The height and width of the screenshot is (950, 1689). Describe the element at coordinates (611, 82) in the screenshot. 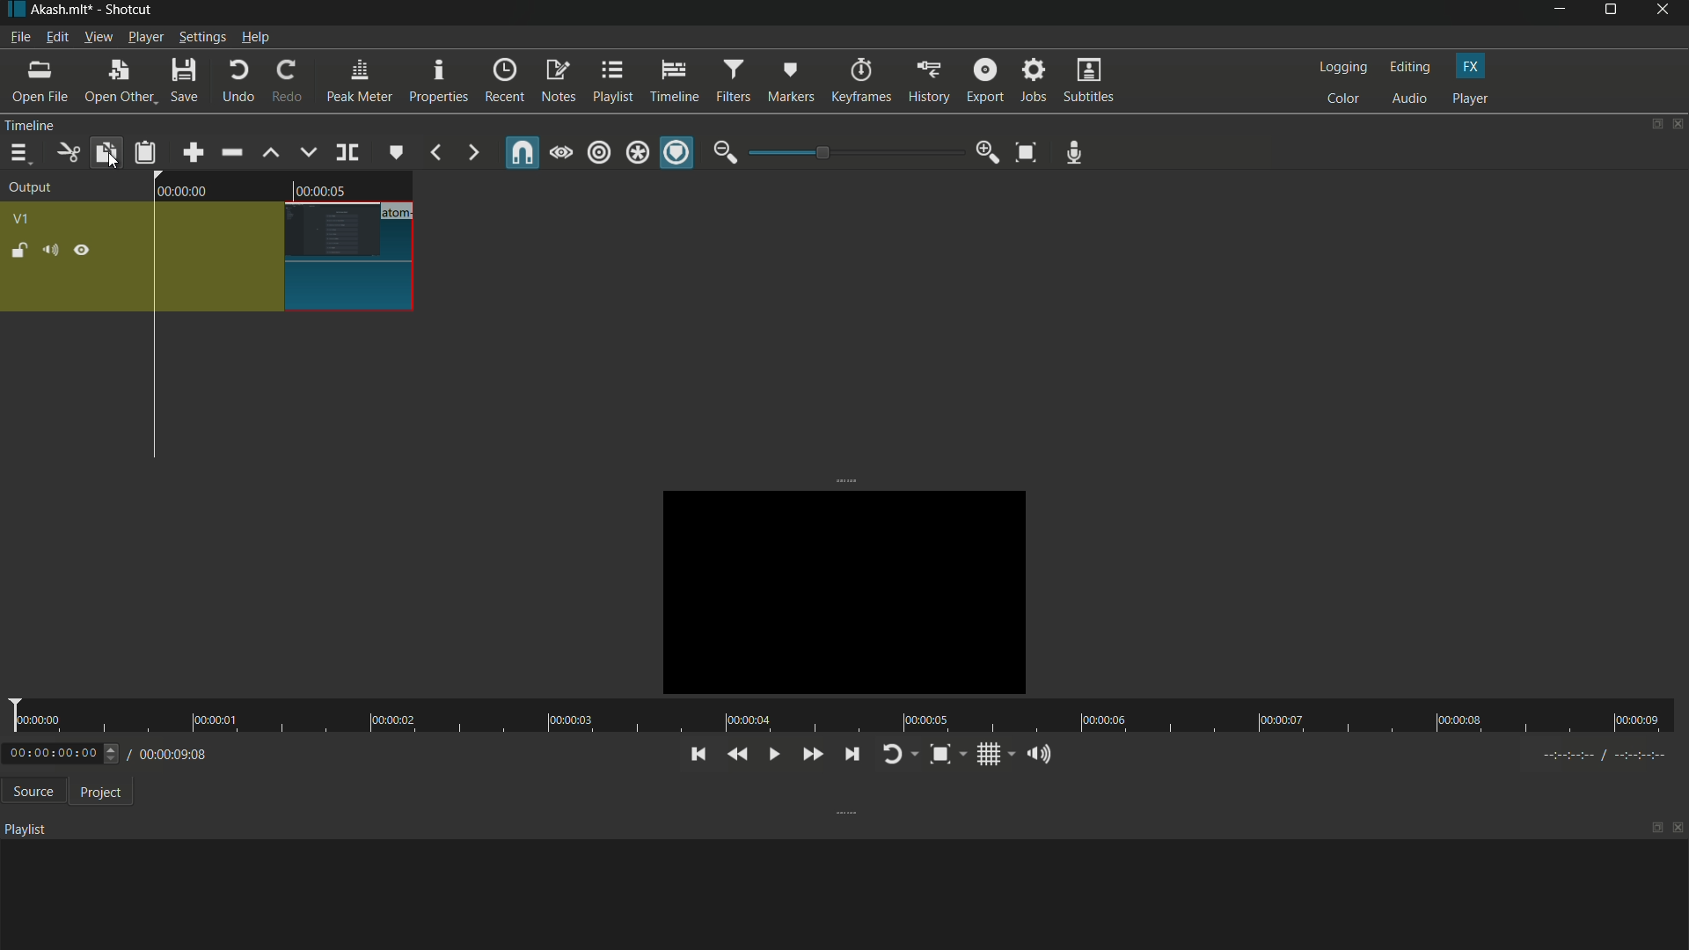

I see `playlist` at that location.